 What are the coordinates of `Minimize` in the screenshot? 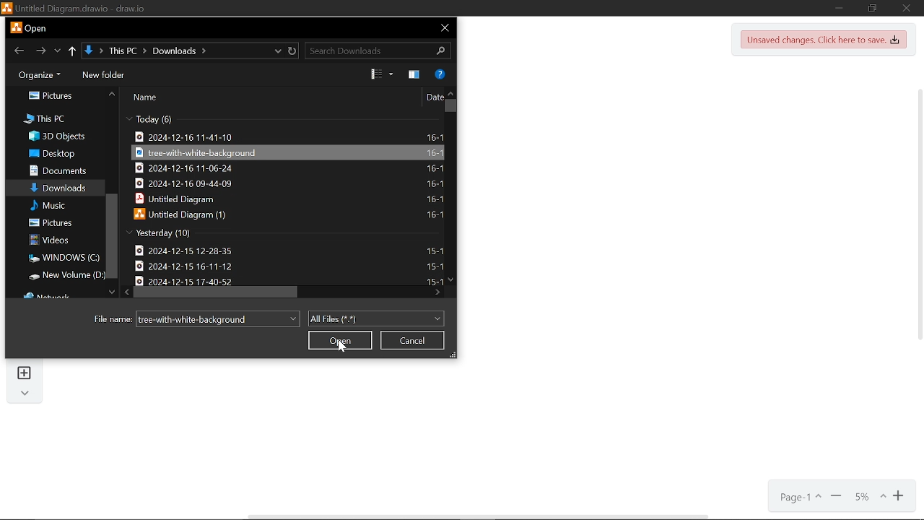 It's located at (842, 9).